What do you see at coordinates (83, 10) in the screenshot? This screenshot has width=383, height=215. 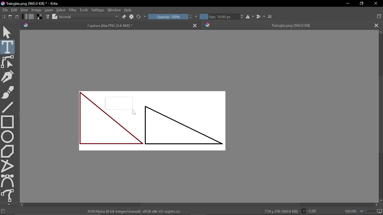 I see `Tools` at bounding box center [83, 10].